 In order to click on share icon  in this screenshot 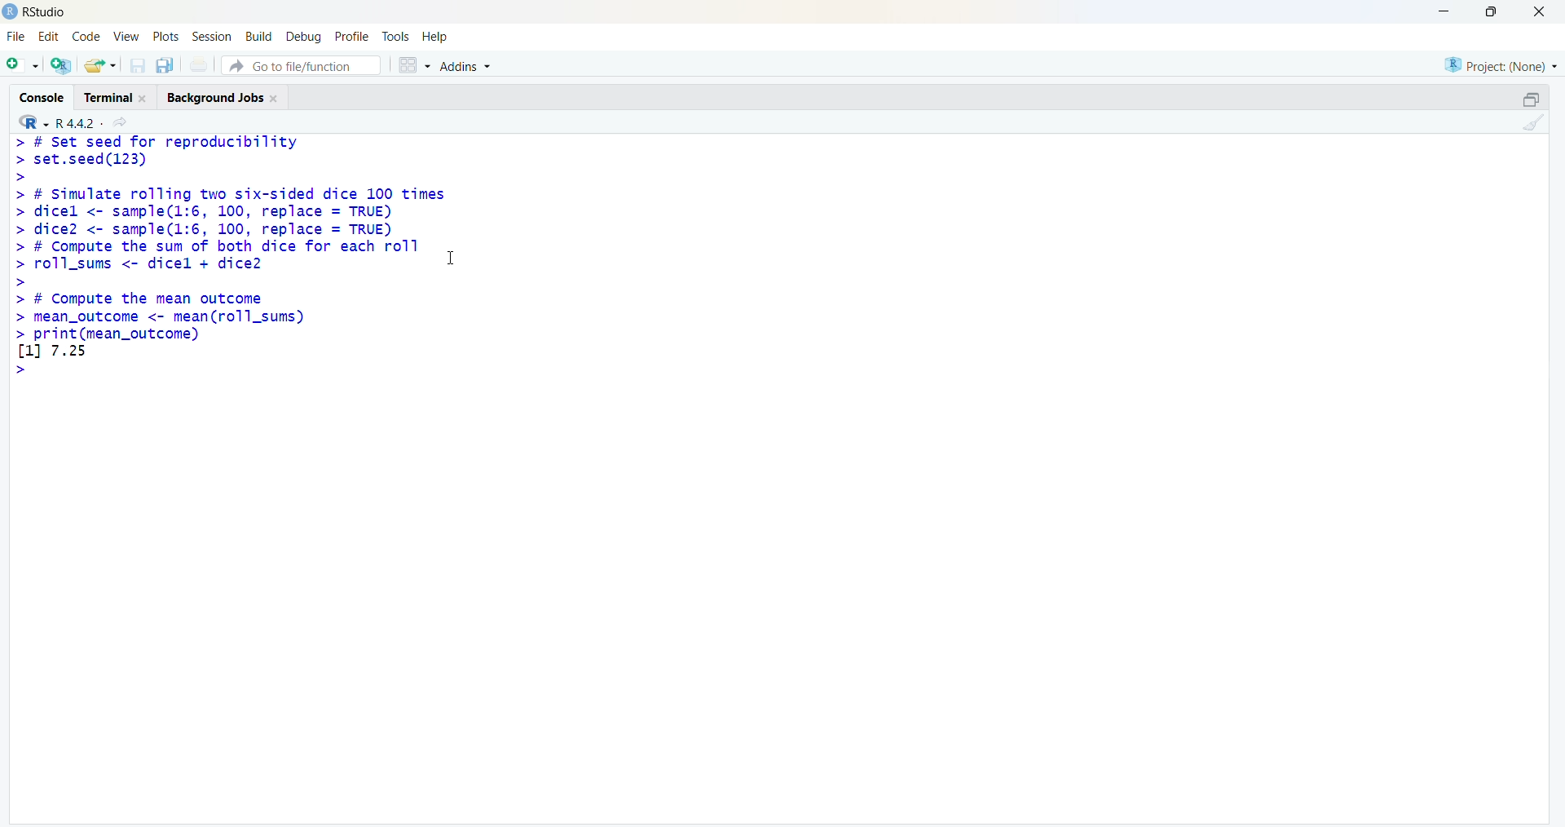, I will do `click(121, 123)`.